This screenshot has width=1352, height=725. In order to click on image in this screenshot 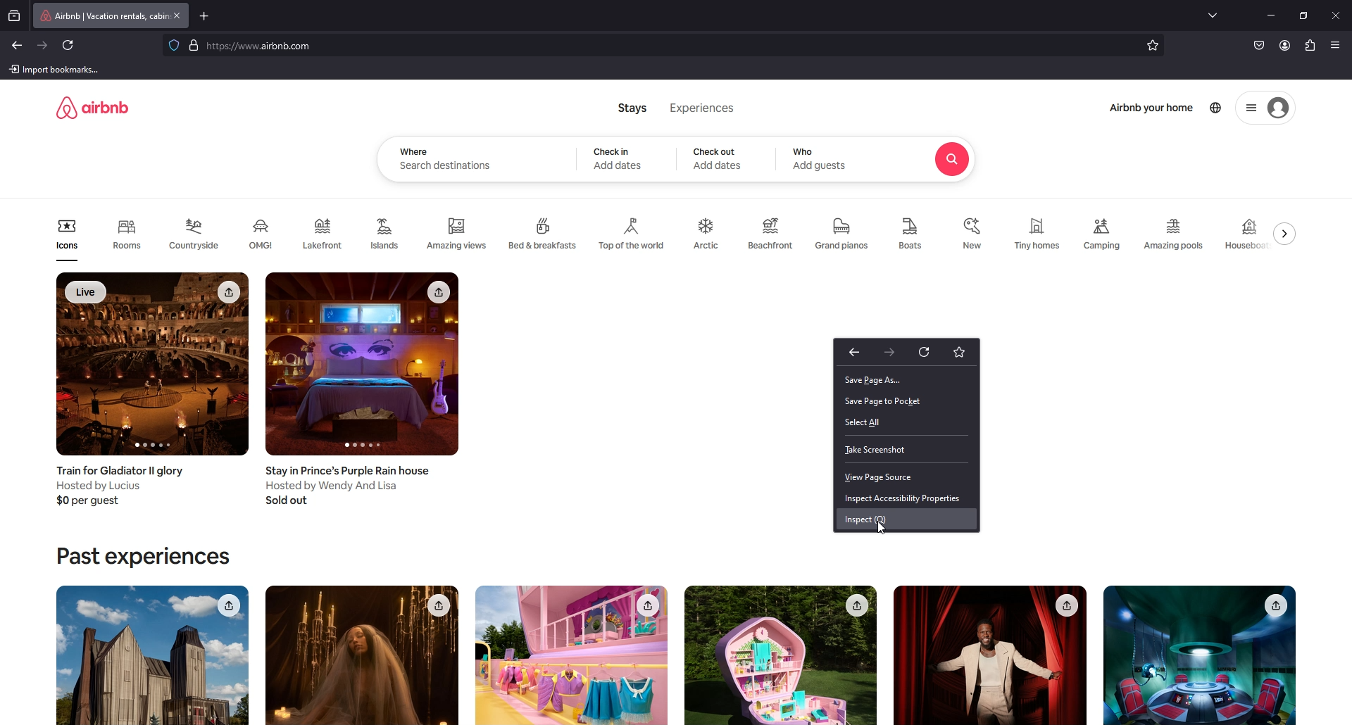, I will do `click(780, 655)`.